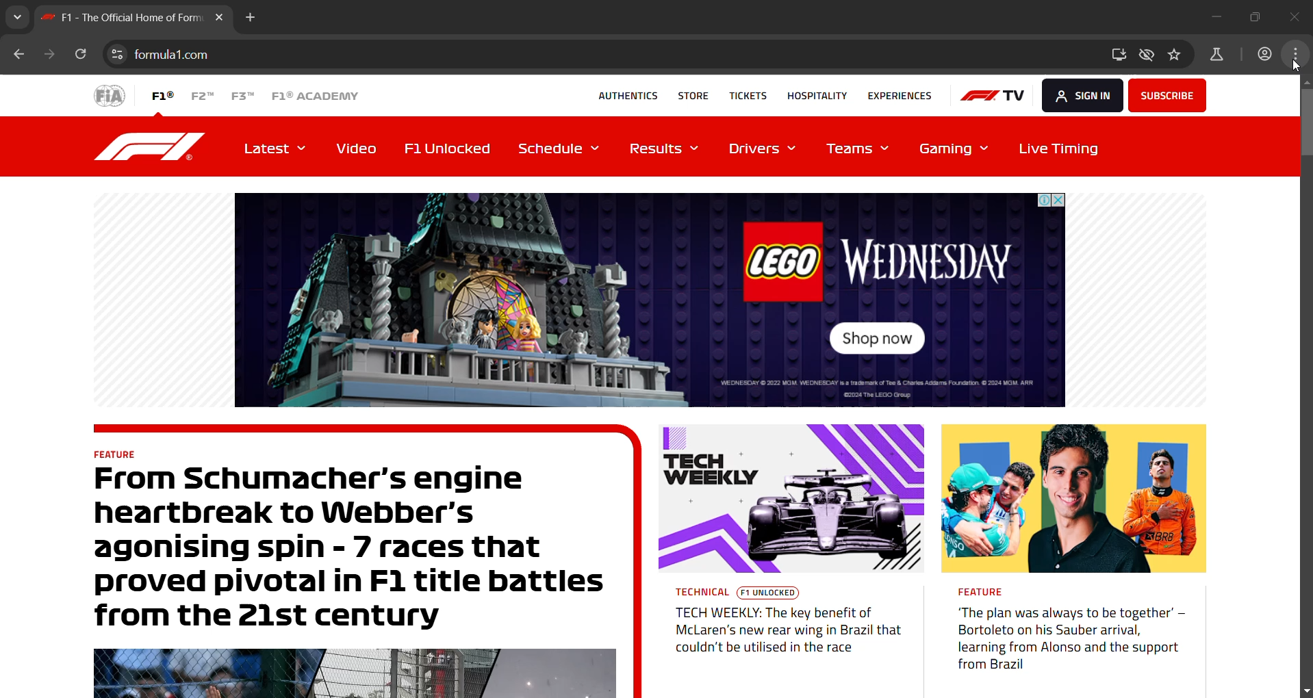 The height and width of the screenshot is (698, 1313). What do you see at coordinates (649, 301) in the screenshot?
I see `advertisement of Lego Wednesday` at bounding box center [649, 301].